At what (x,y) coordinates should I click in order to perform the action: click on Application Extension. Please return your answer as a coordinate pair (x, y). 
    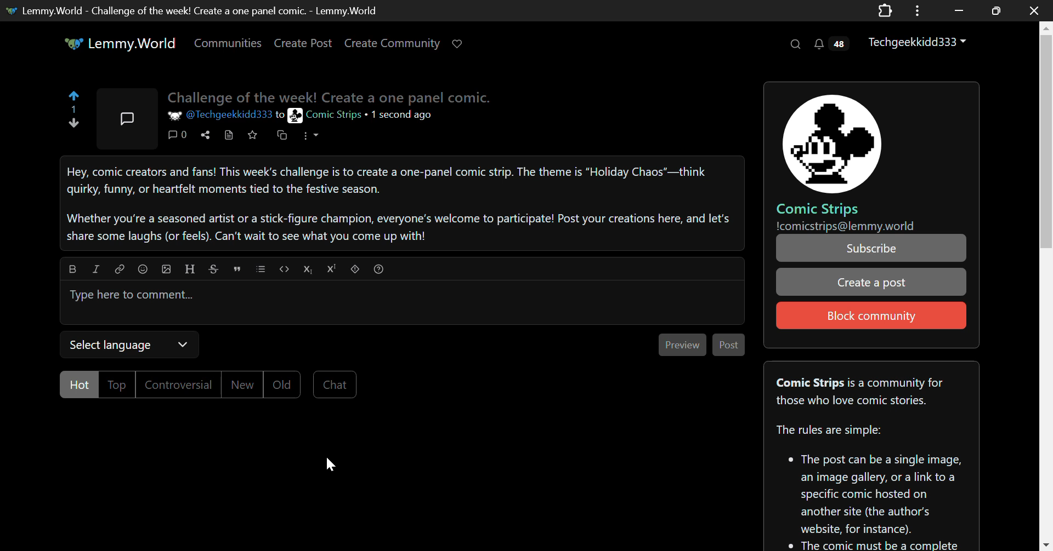
    Looking at the image, I should click on (887, 9).